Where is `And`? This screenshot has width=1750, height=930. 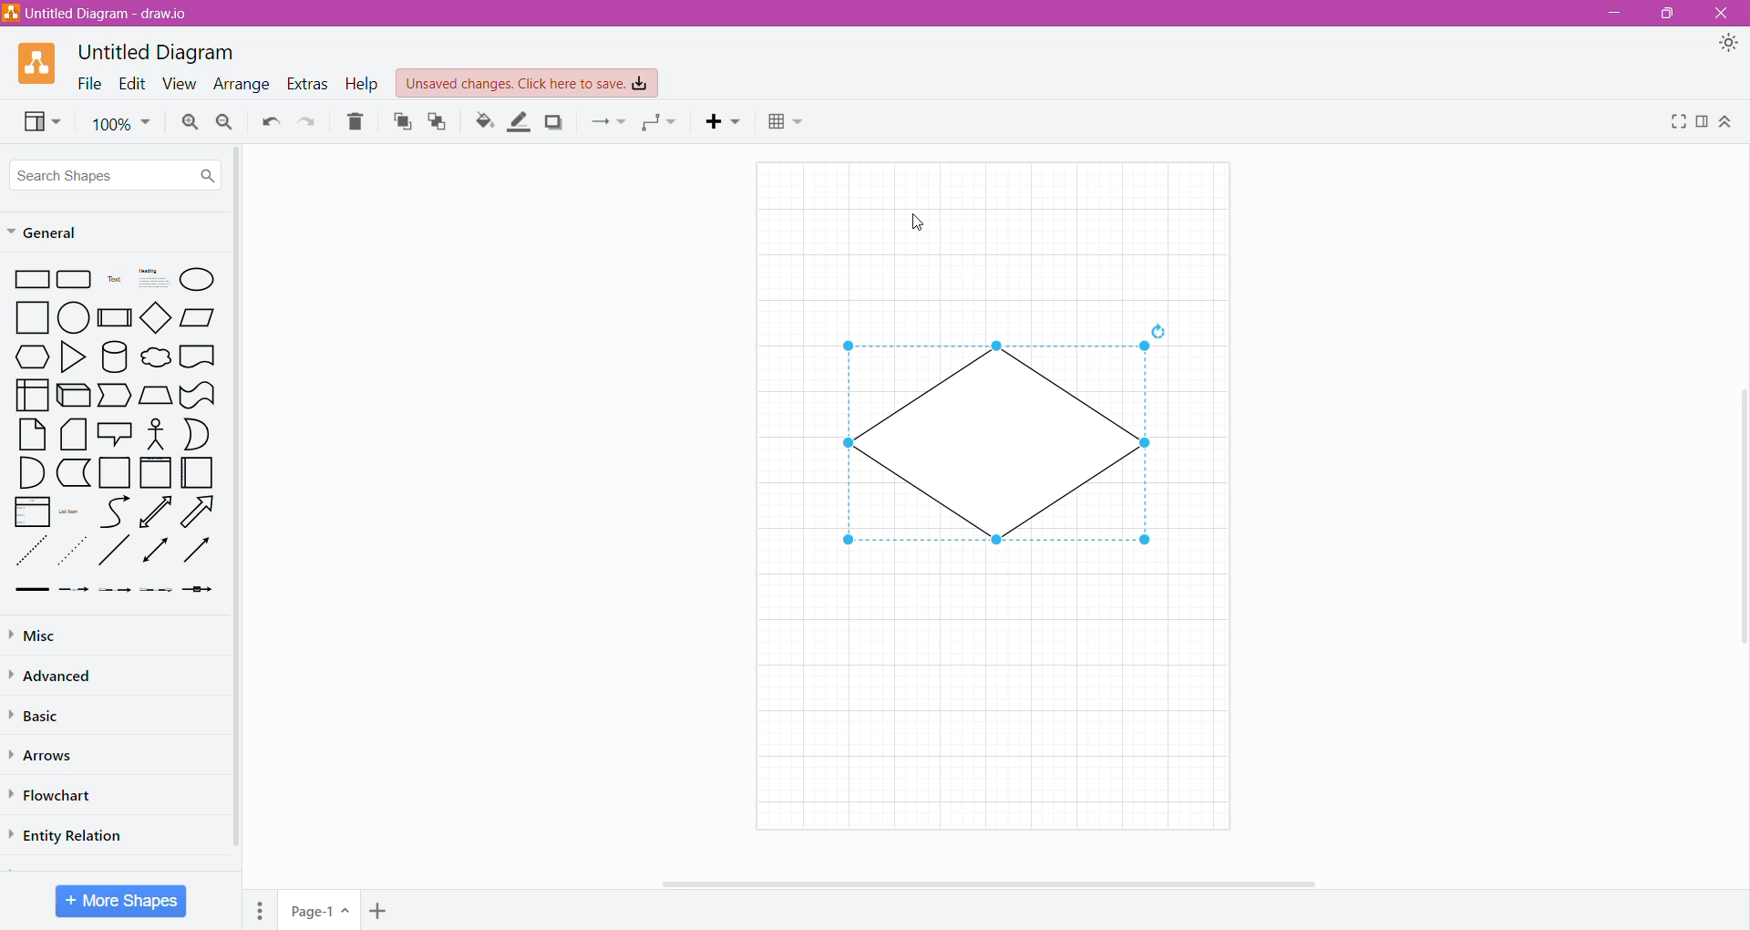 And is located at coordinates (31, 473).